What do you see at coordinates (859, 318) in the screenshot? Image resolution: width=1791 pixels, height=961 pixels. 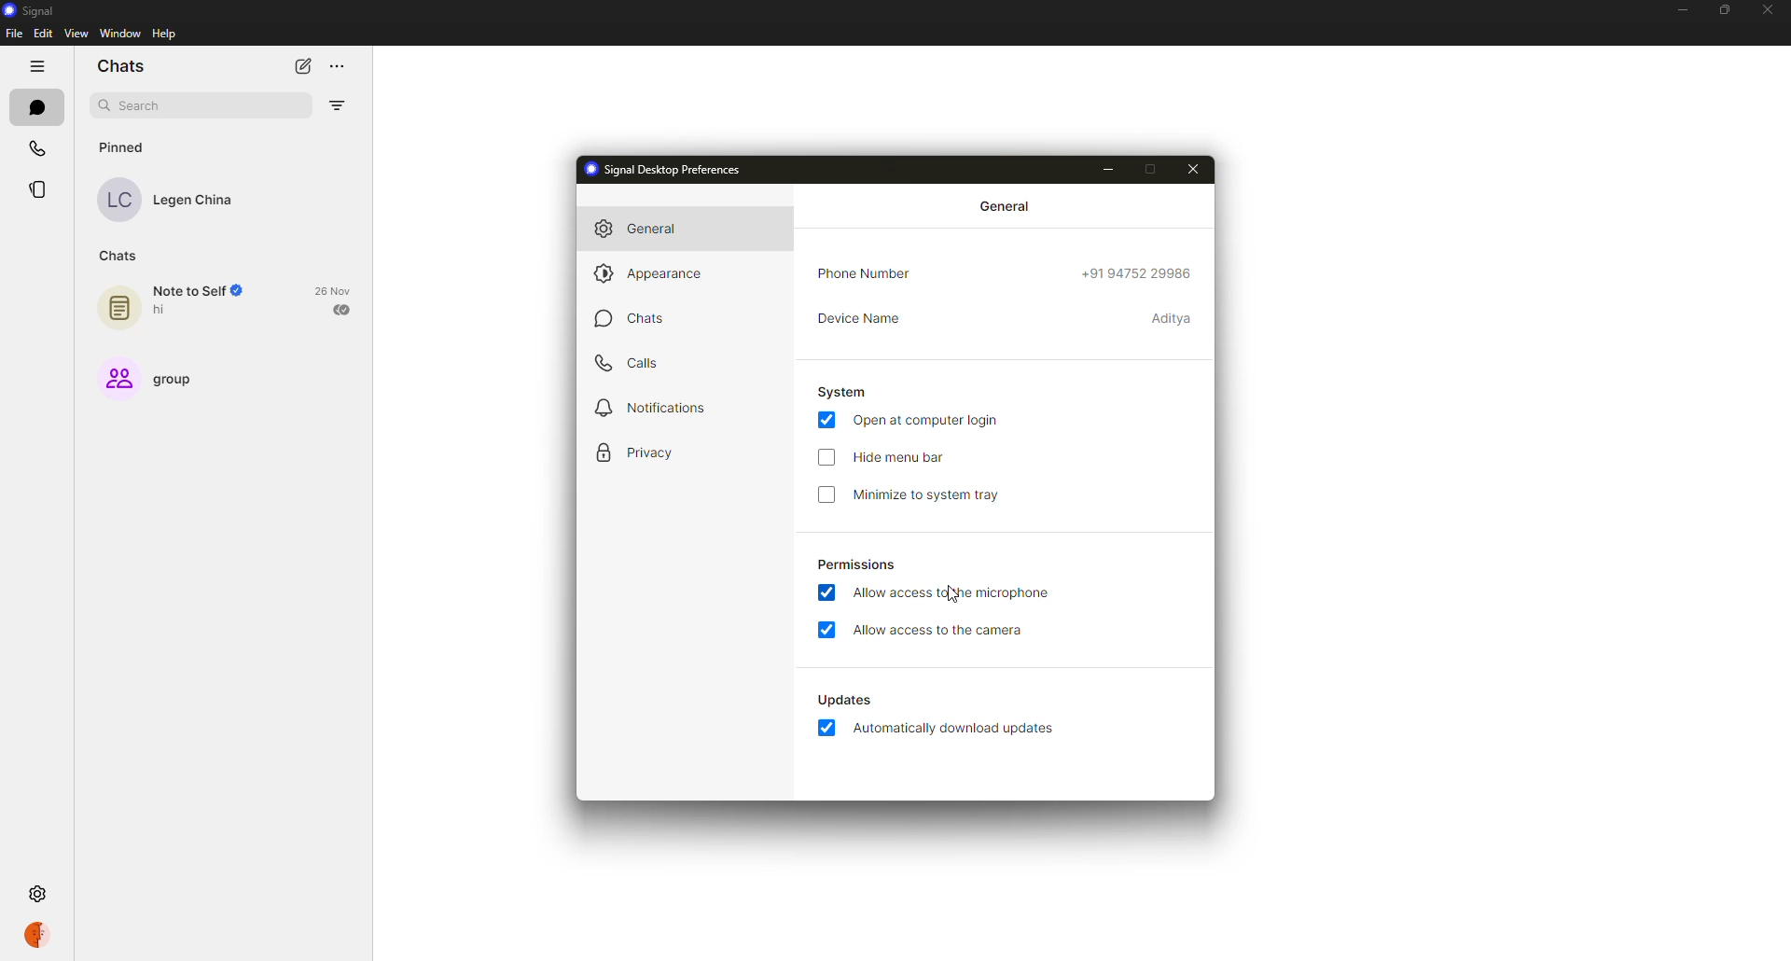 I see `device name` at bounding box center [859, 318].